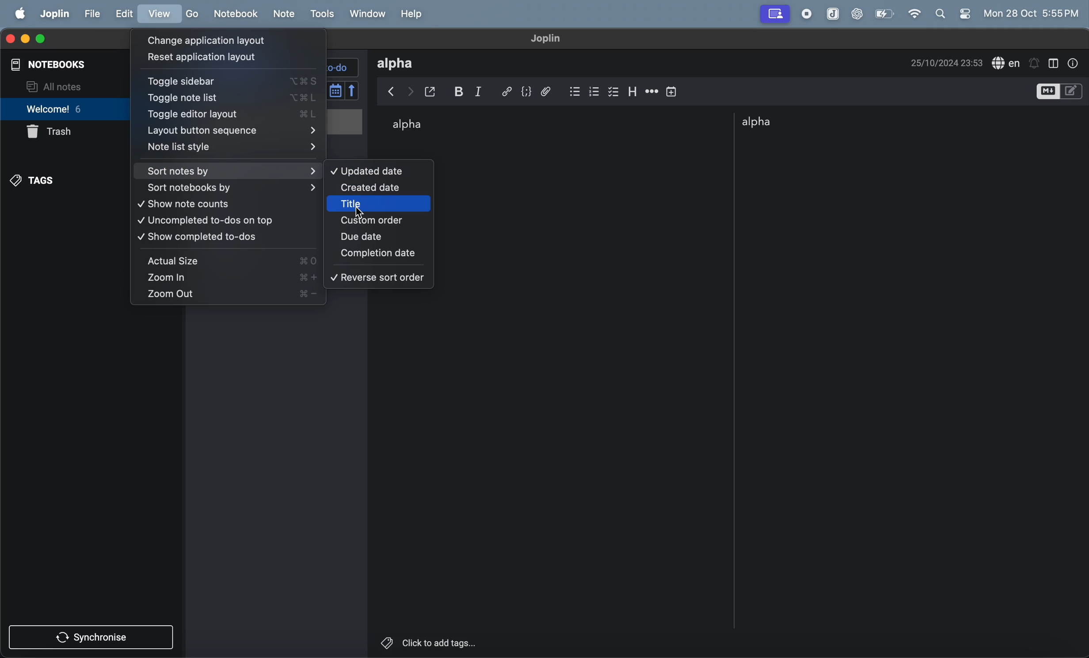  What do you see at coordinates (54, 132) in the screenshot?
I see `trash` at bounding box center [54, 132].